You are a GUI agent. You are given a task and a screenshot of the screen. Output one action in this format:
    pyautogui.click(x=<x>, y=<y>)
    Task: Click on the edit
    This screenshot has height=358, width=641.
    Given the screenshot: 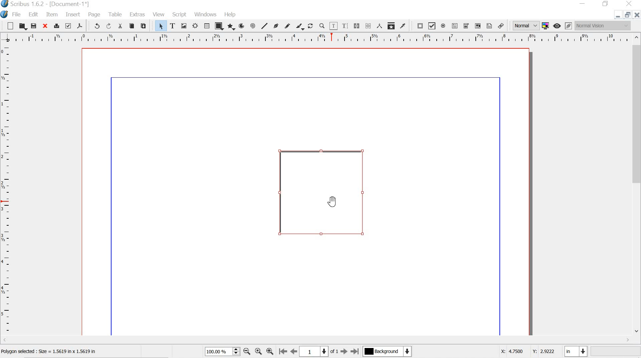 What is the action you would take?
    pyautogui.click(x=34, y=14)
    